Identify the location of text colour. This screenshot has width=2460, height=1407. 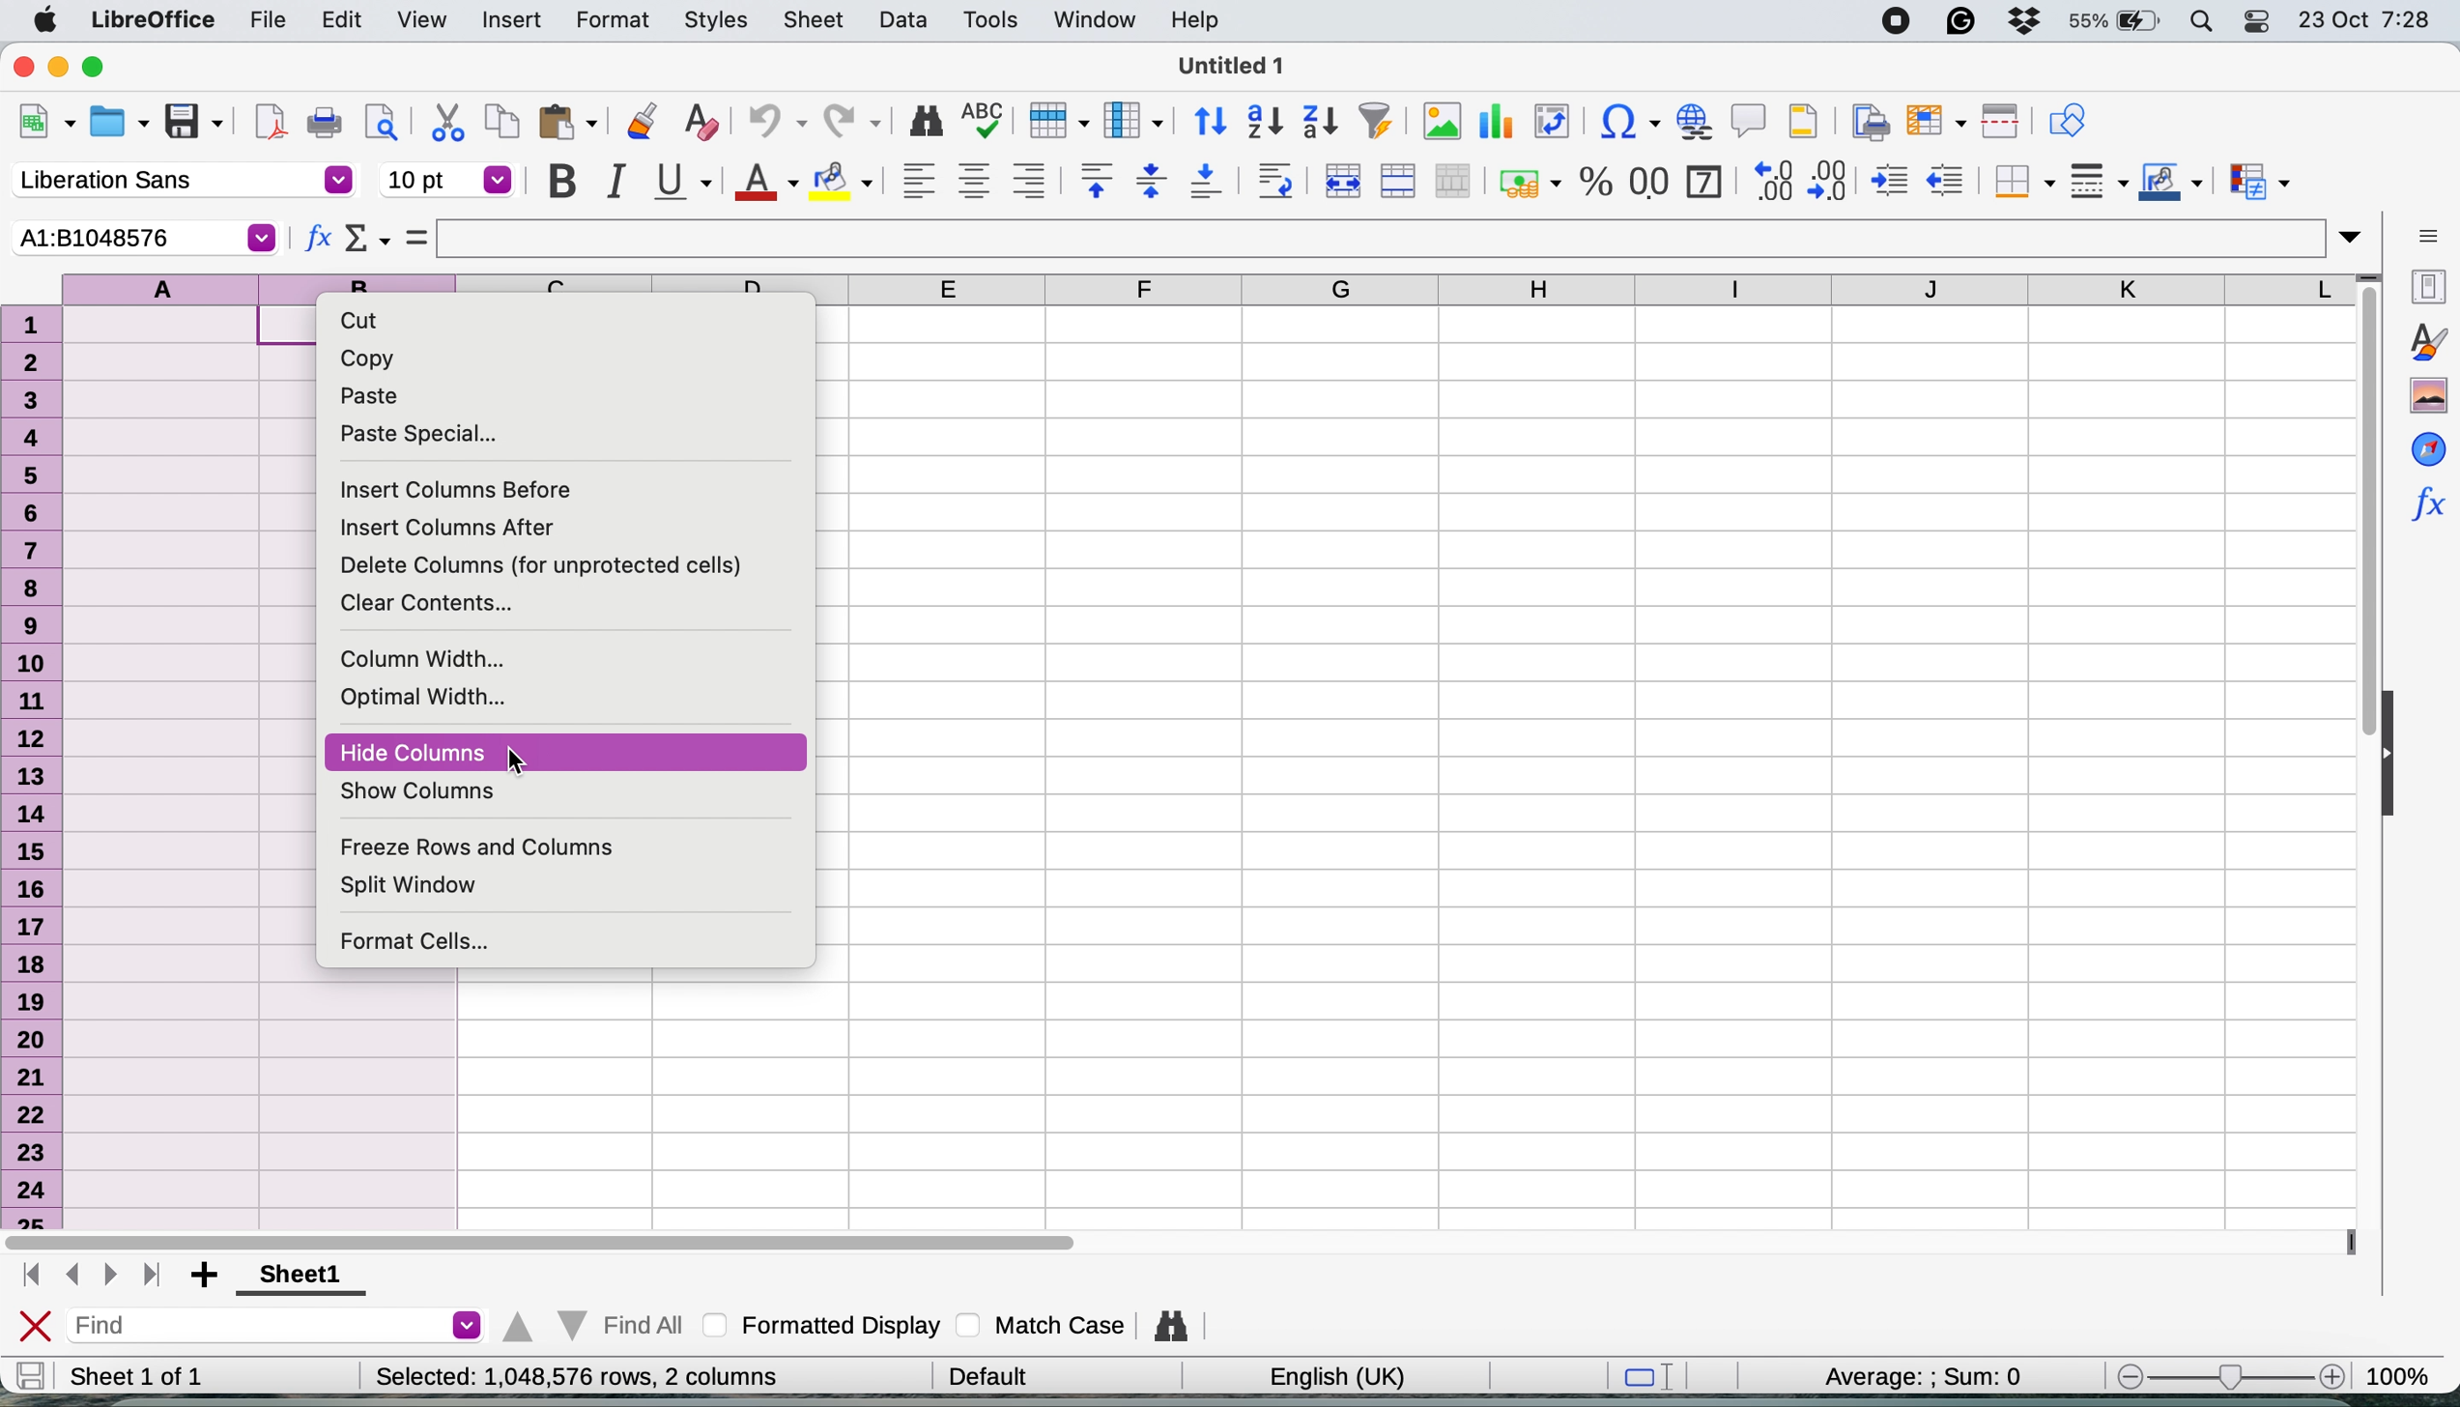
(768, 184).